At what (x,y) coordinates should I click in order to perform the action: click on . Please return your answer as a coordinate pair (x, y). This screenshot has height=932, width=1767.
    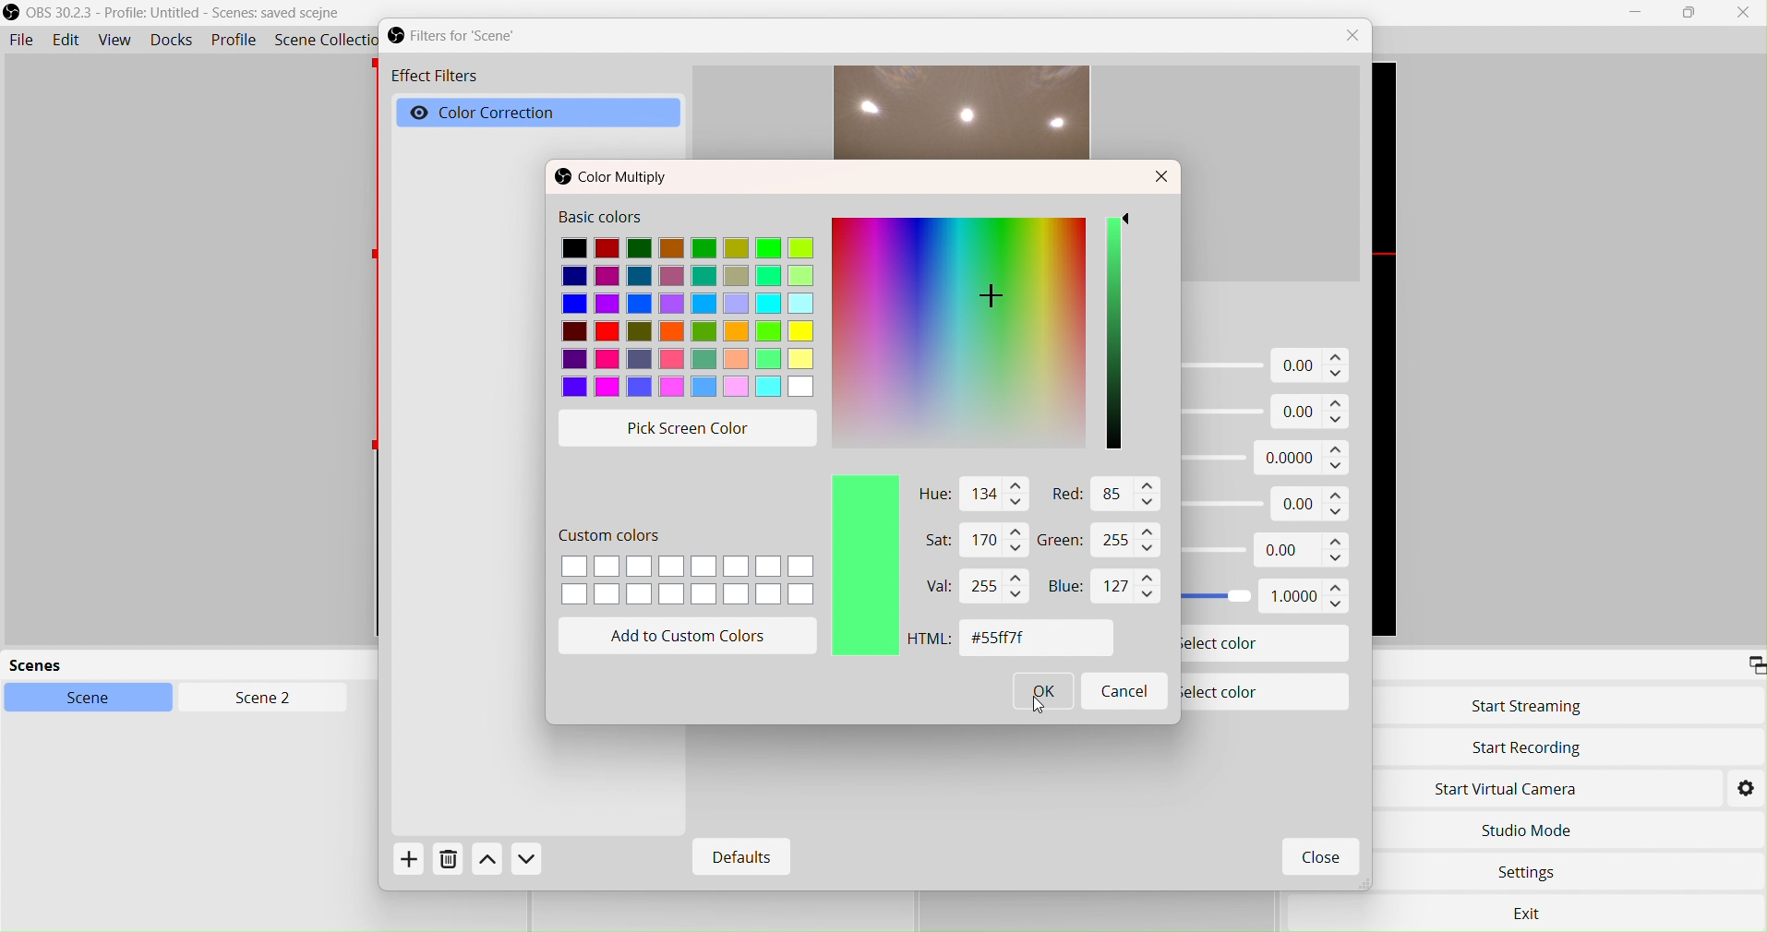
    Looking at the image, I should click on (210, 13).